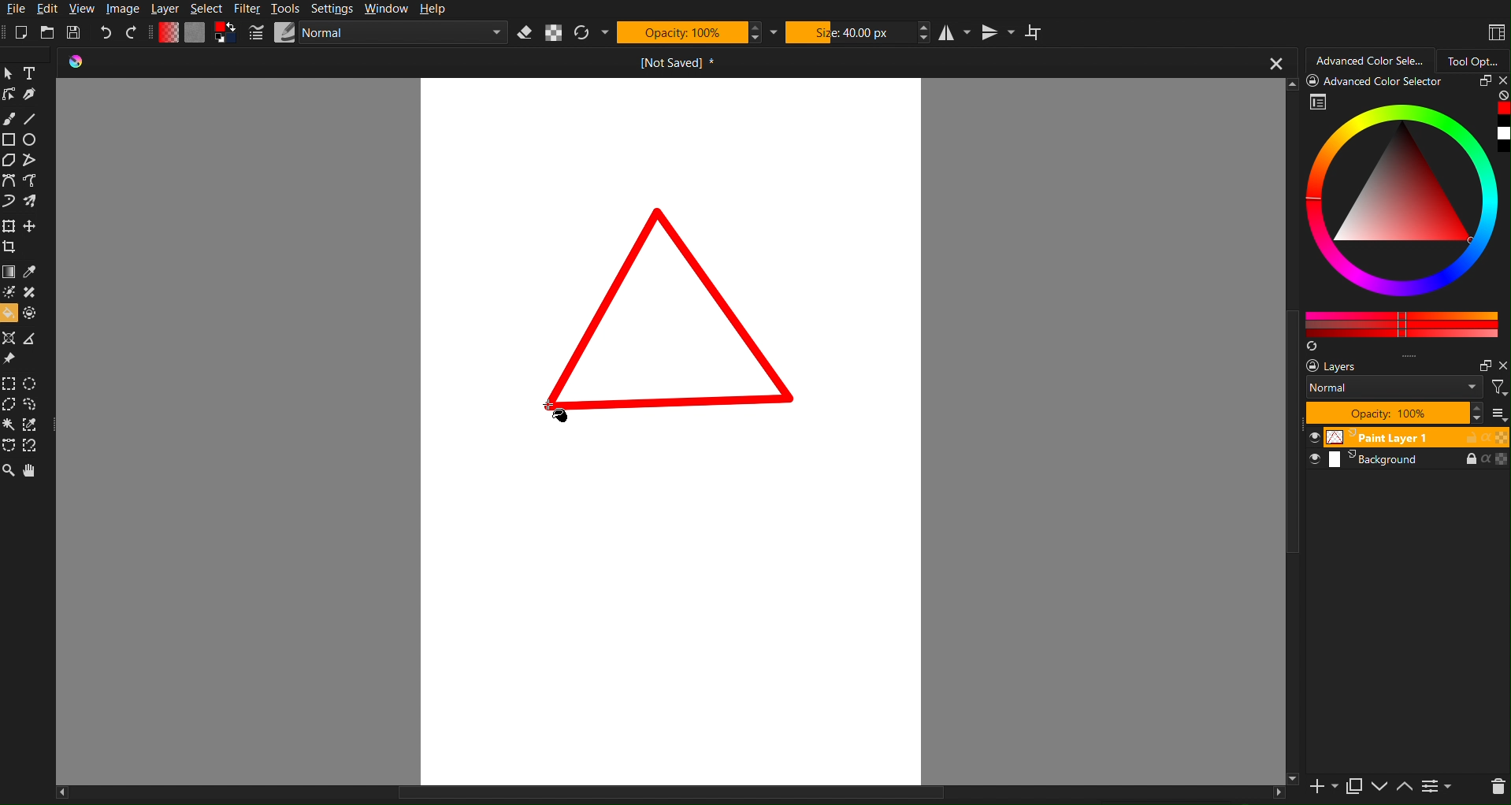 This screenshot has width=1511, height=805. I want to click on rectangular Selection Tools, so click(9, 383).